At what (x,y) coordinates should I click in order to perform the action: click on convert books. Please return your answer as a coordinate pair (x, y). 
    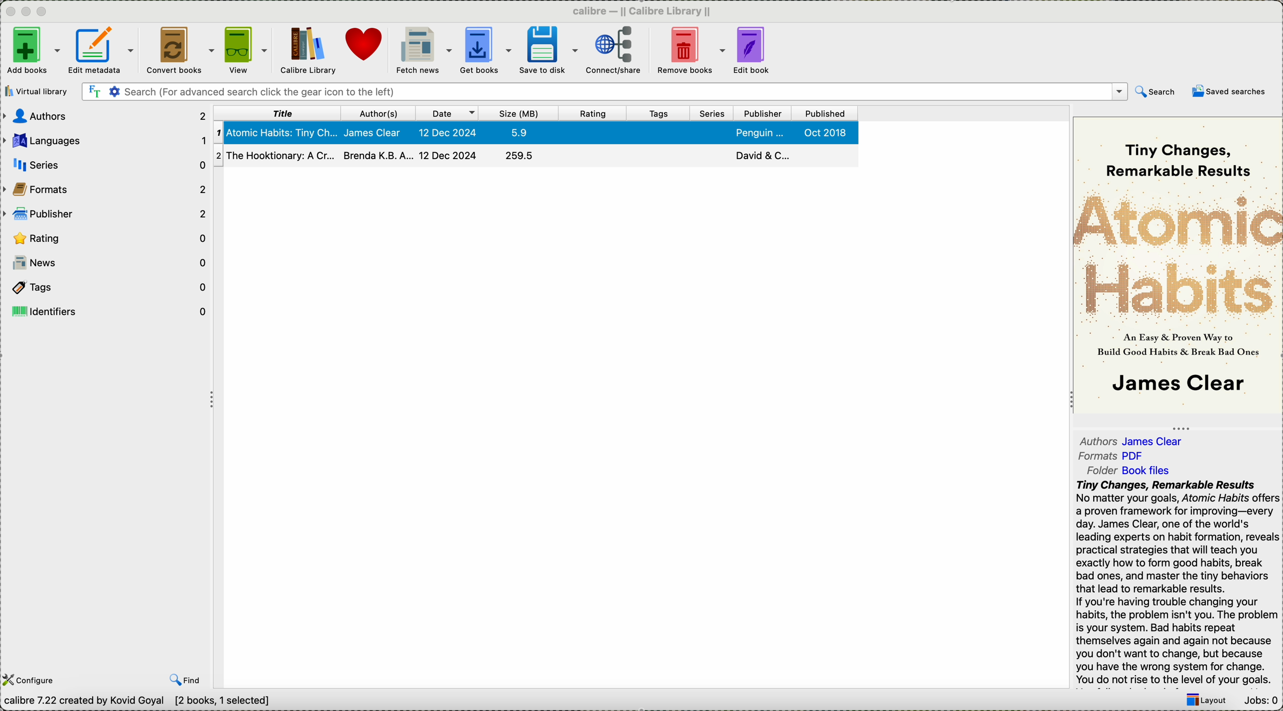
    Looking at the image, I should click on (179, 48).